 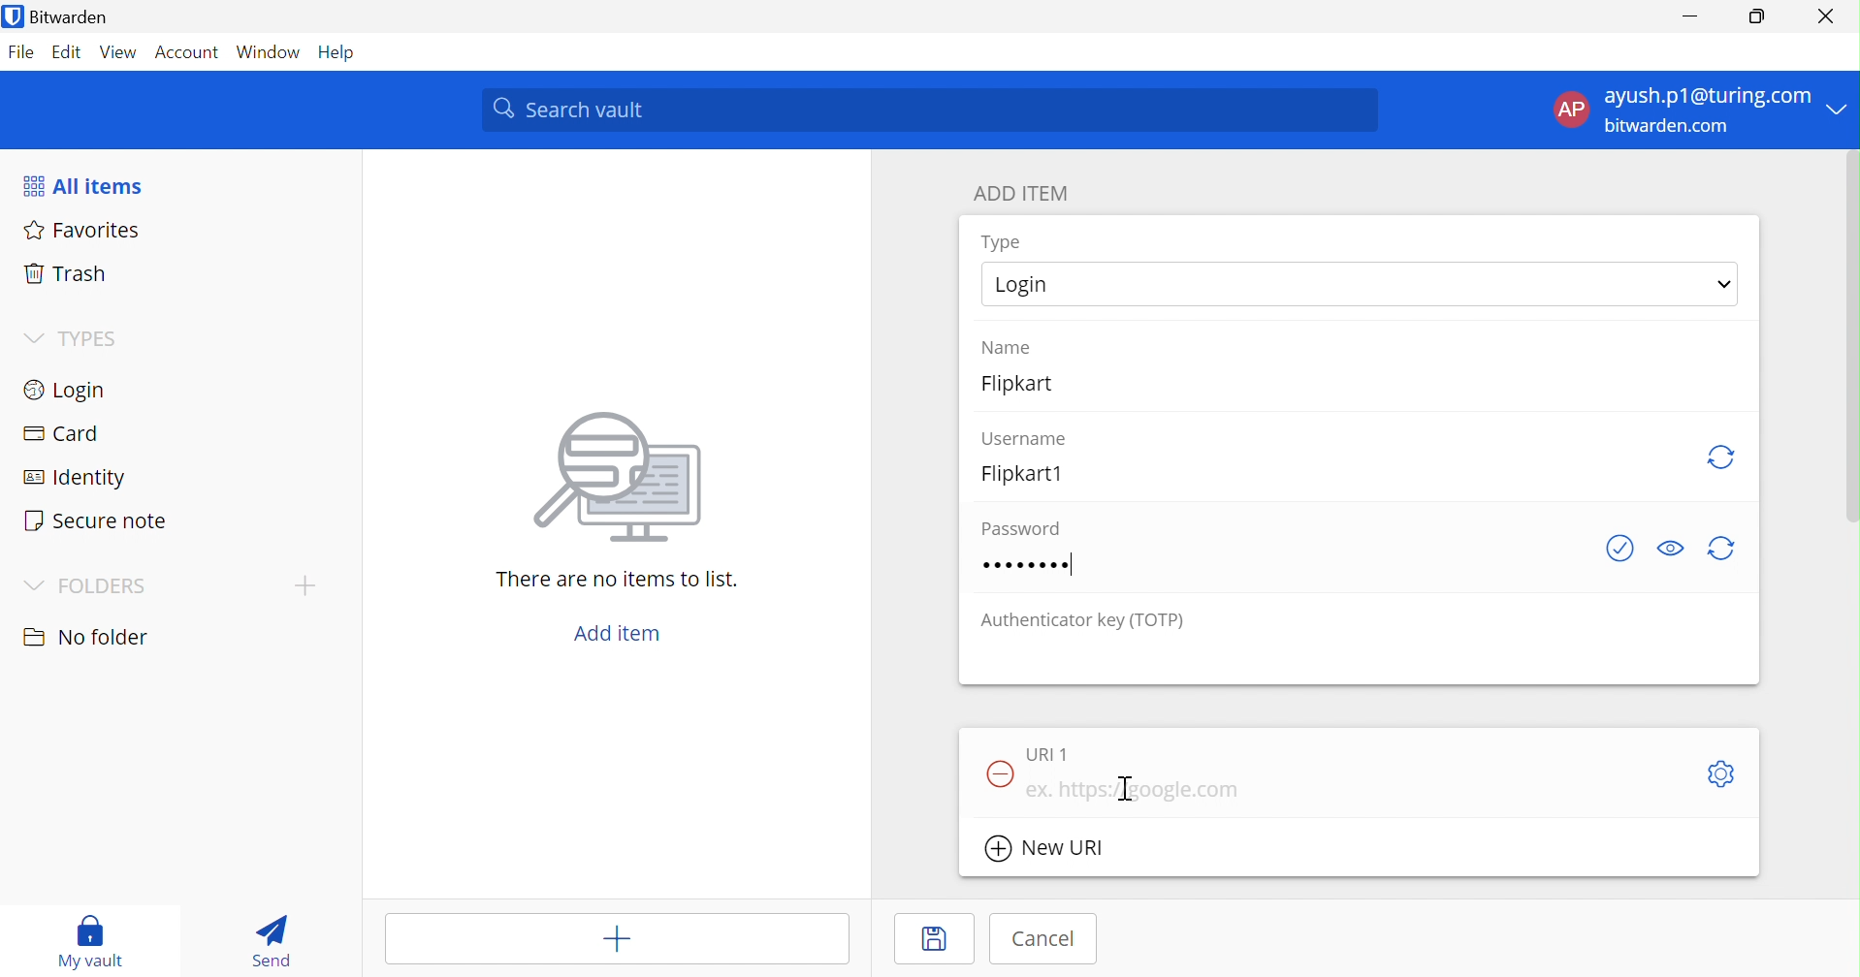 I want to click on Password, so click(x=1031, y=566).